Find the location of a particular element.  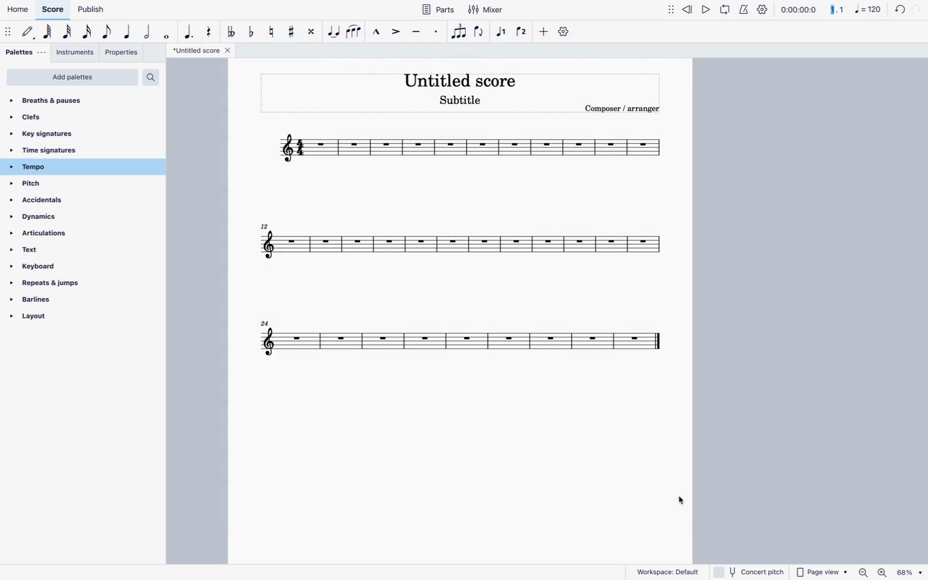

tempo is located at coordinates (62, 167).